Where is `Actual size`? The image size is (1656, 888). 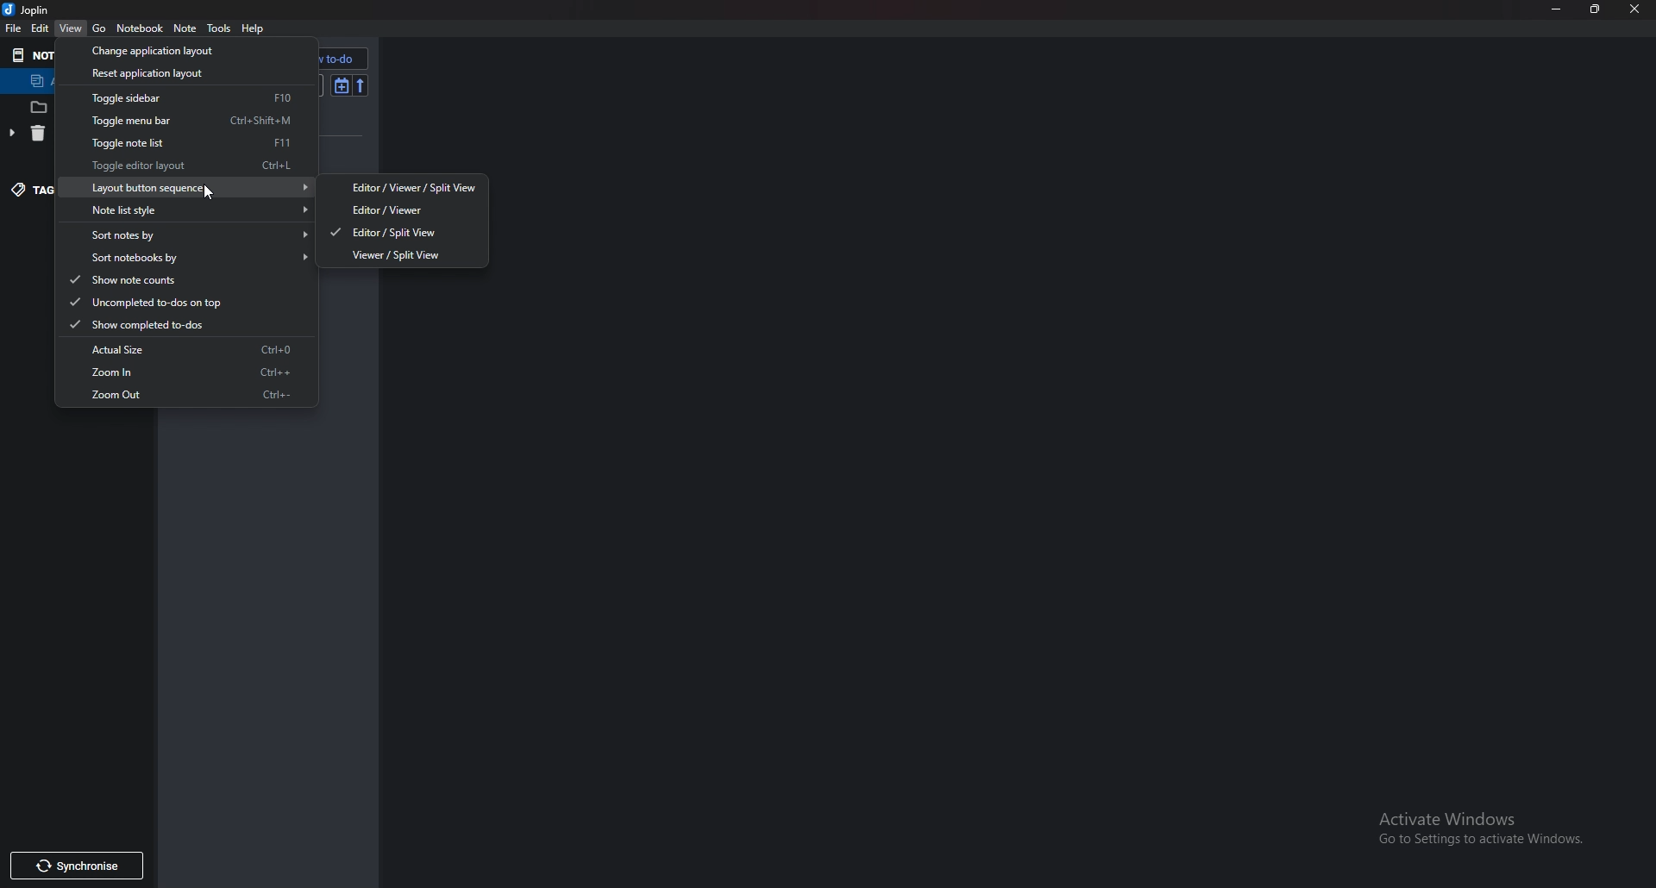
Actual size is located at coordinates (185, 351).